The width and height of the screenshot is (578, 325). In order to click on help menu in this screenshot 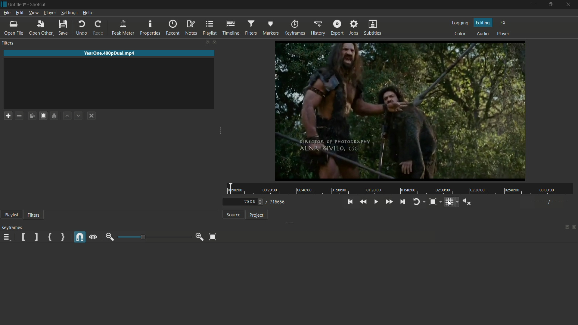, I will do `click(87, 13)`.